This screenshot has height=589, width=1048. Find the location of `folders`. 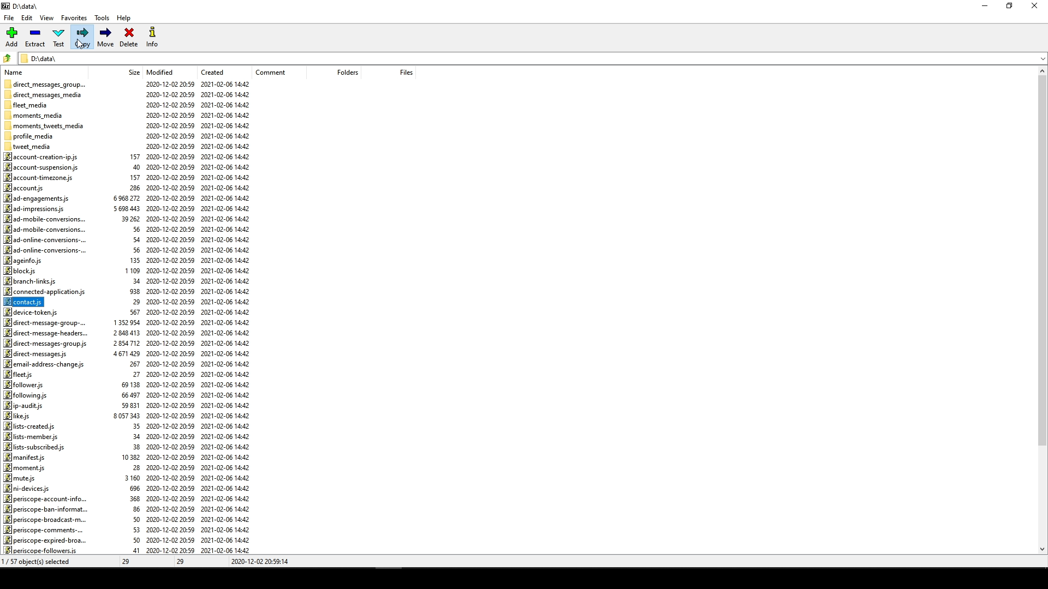

folders is located at coordinates (340, 73).